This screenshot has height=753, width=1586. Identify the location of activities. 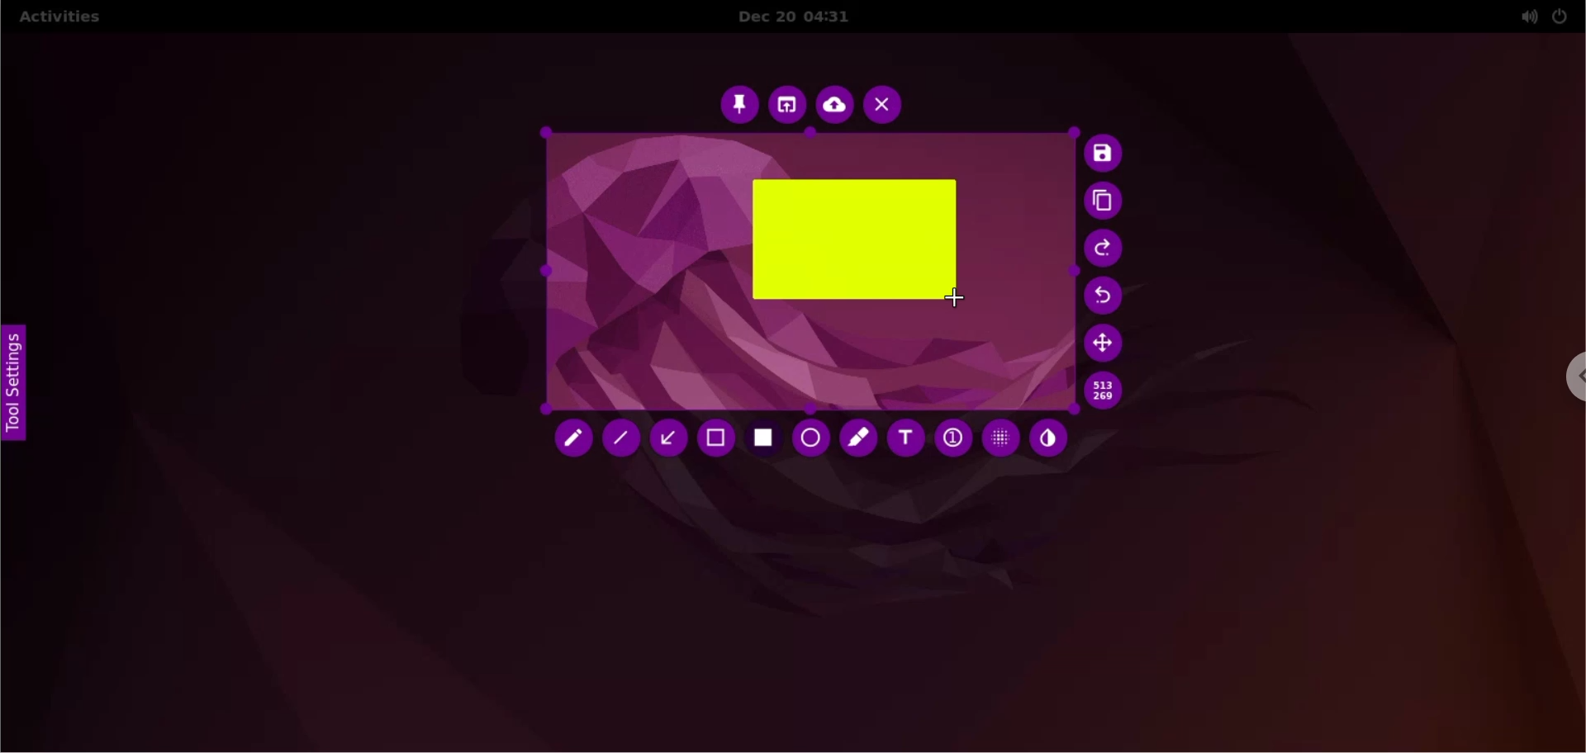
(65, 17).